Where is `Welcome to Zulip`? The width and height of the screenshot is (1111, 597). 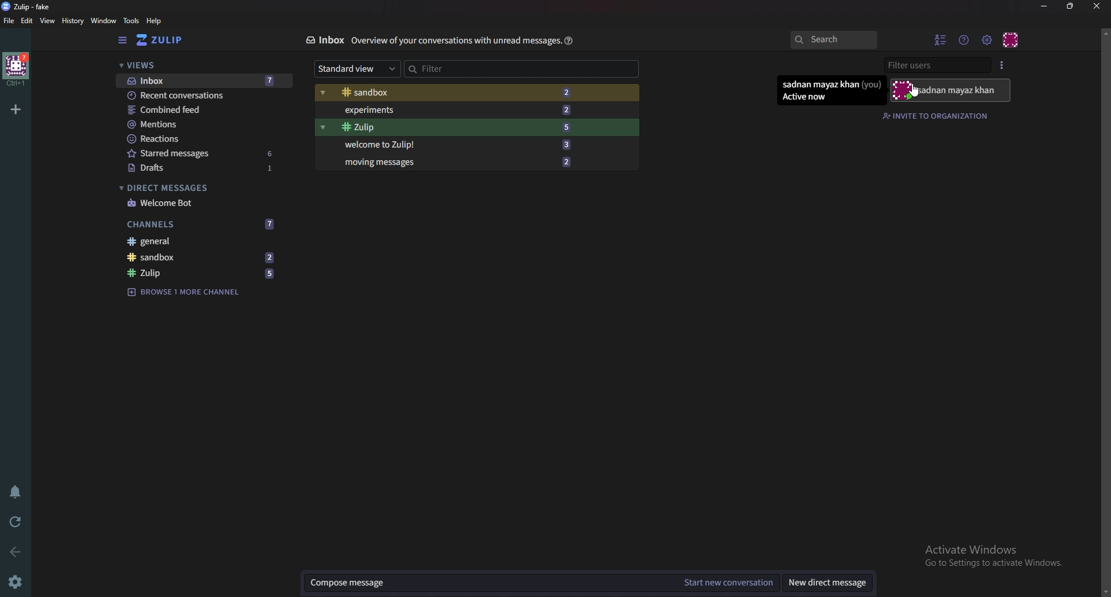
Welcome to Zulip is located at coordinates (455, 143).